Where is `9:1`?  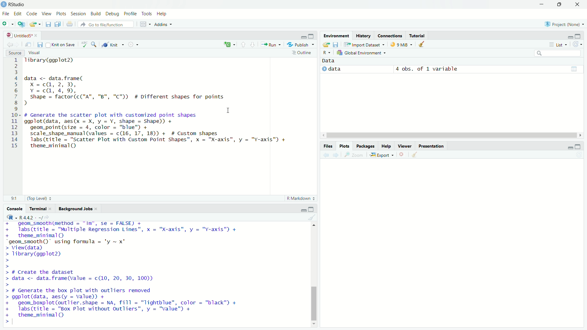
9:1 is located at coordinates (13, 198).